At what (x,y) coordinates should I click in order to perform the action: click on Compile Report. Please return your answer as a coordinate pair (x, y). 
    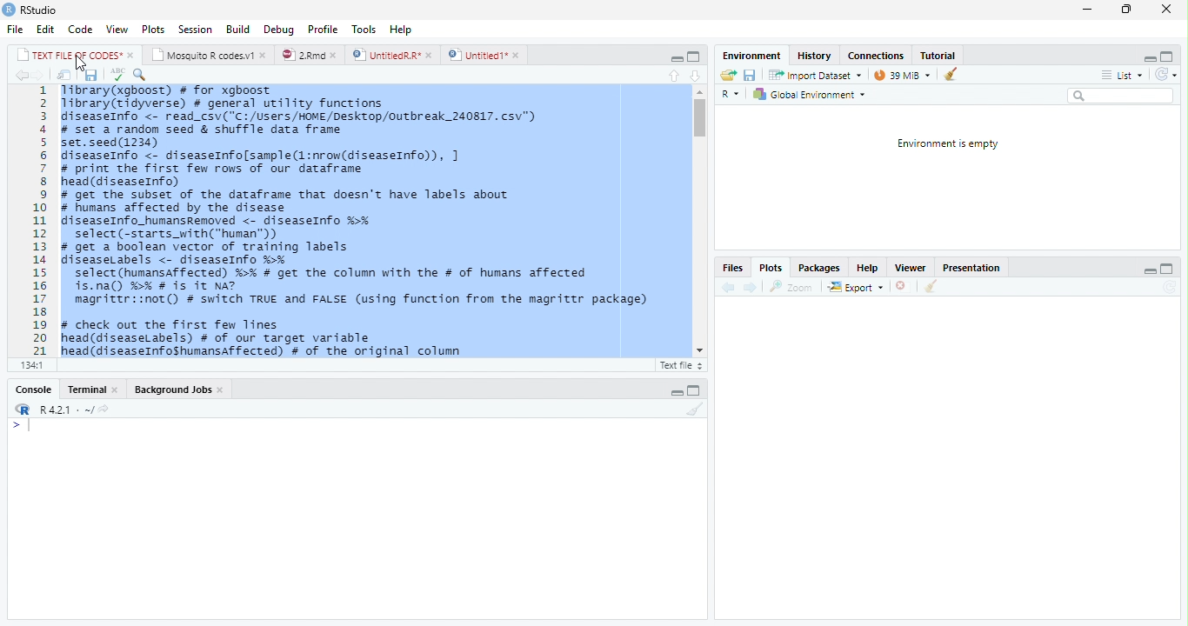
    Looking at the image, I should click on (262, 74).